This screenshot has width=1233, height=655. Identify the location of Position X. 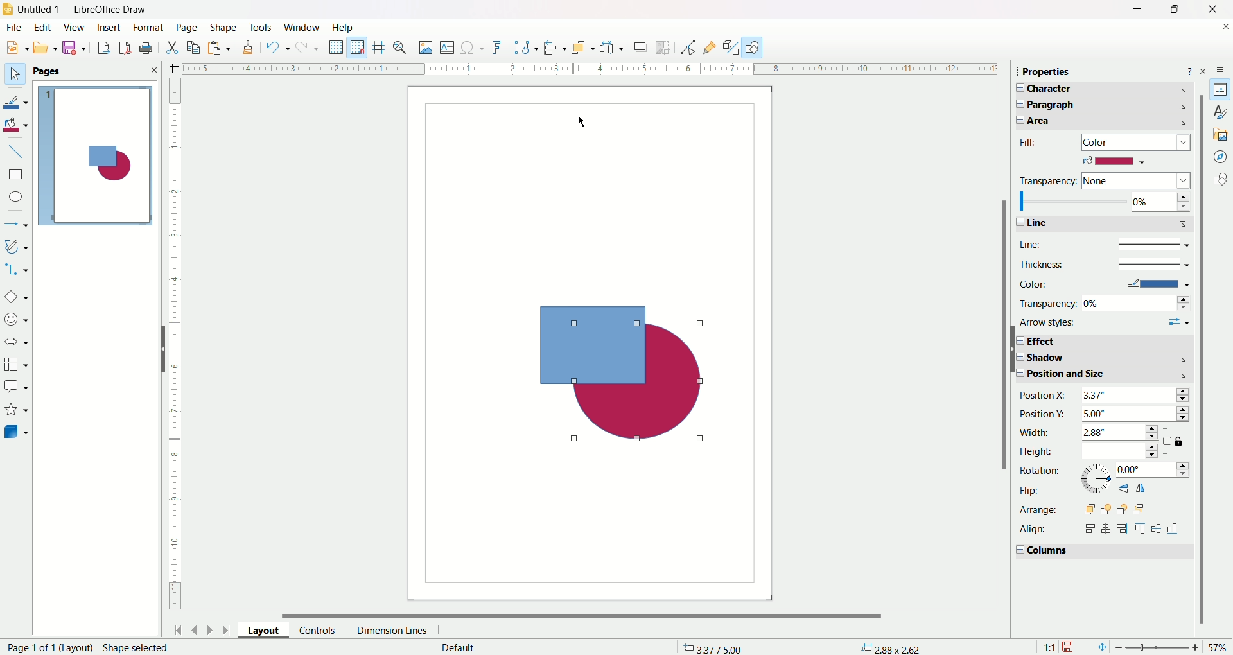
(1105, 396).